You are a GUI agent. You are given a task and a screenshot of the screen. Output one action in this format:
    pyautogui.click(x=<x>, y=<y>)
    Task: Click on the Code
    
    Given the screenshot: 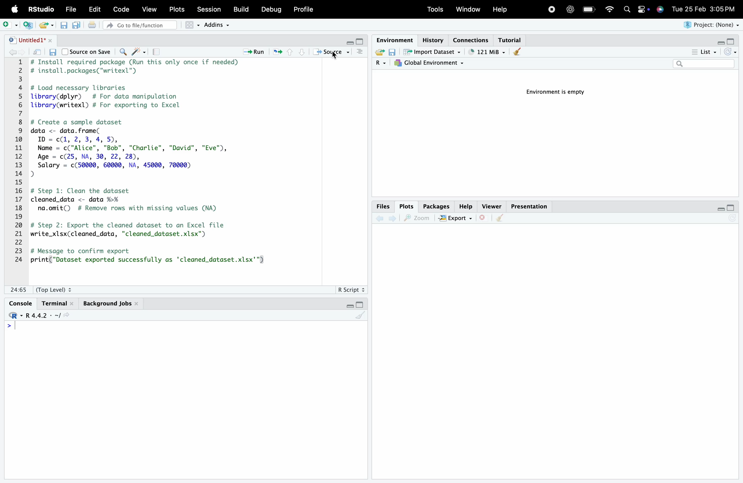 What is the action you would take?
    pyautogui.click(x=122, y=9)
    